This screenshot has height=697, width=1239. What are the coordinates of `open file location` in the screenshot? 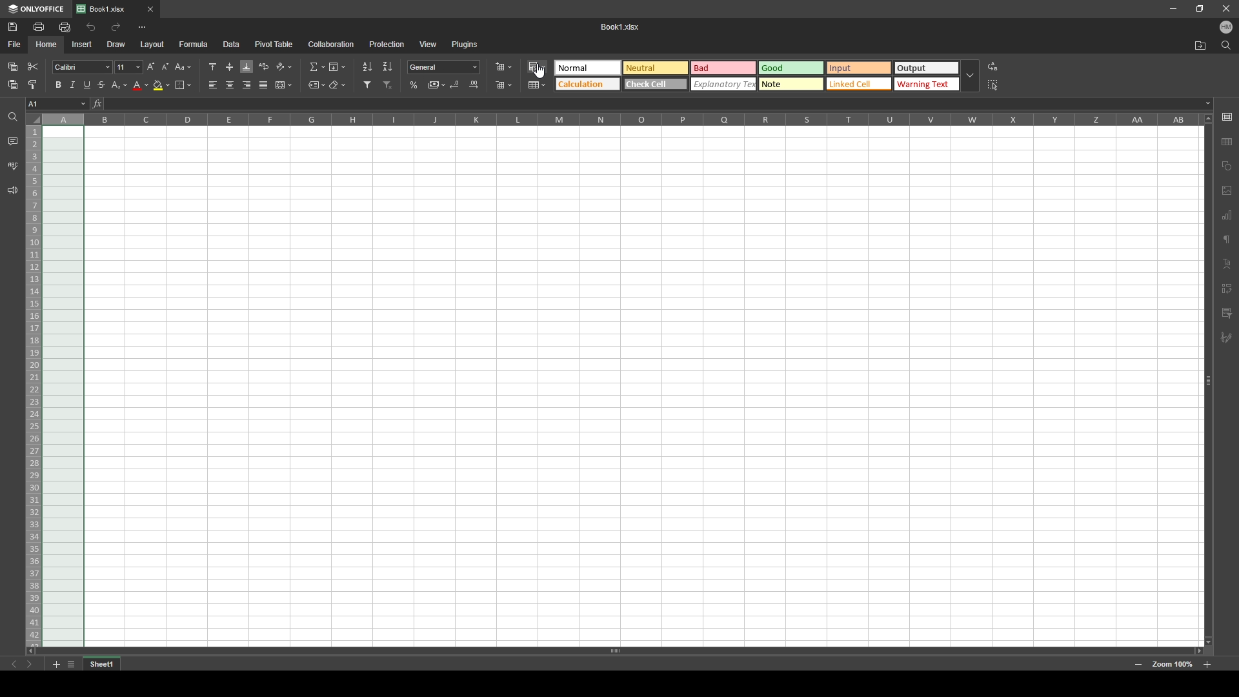 It's located at (1201, 46).